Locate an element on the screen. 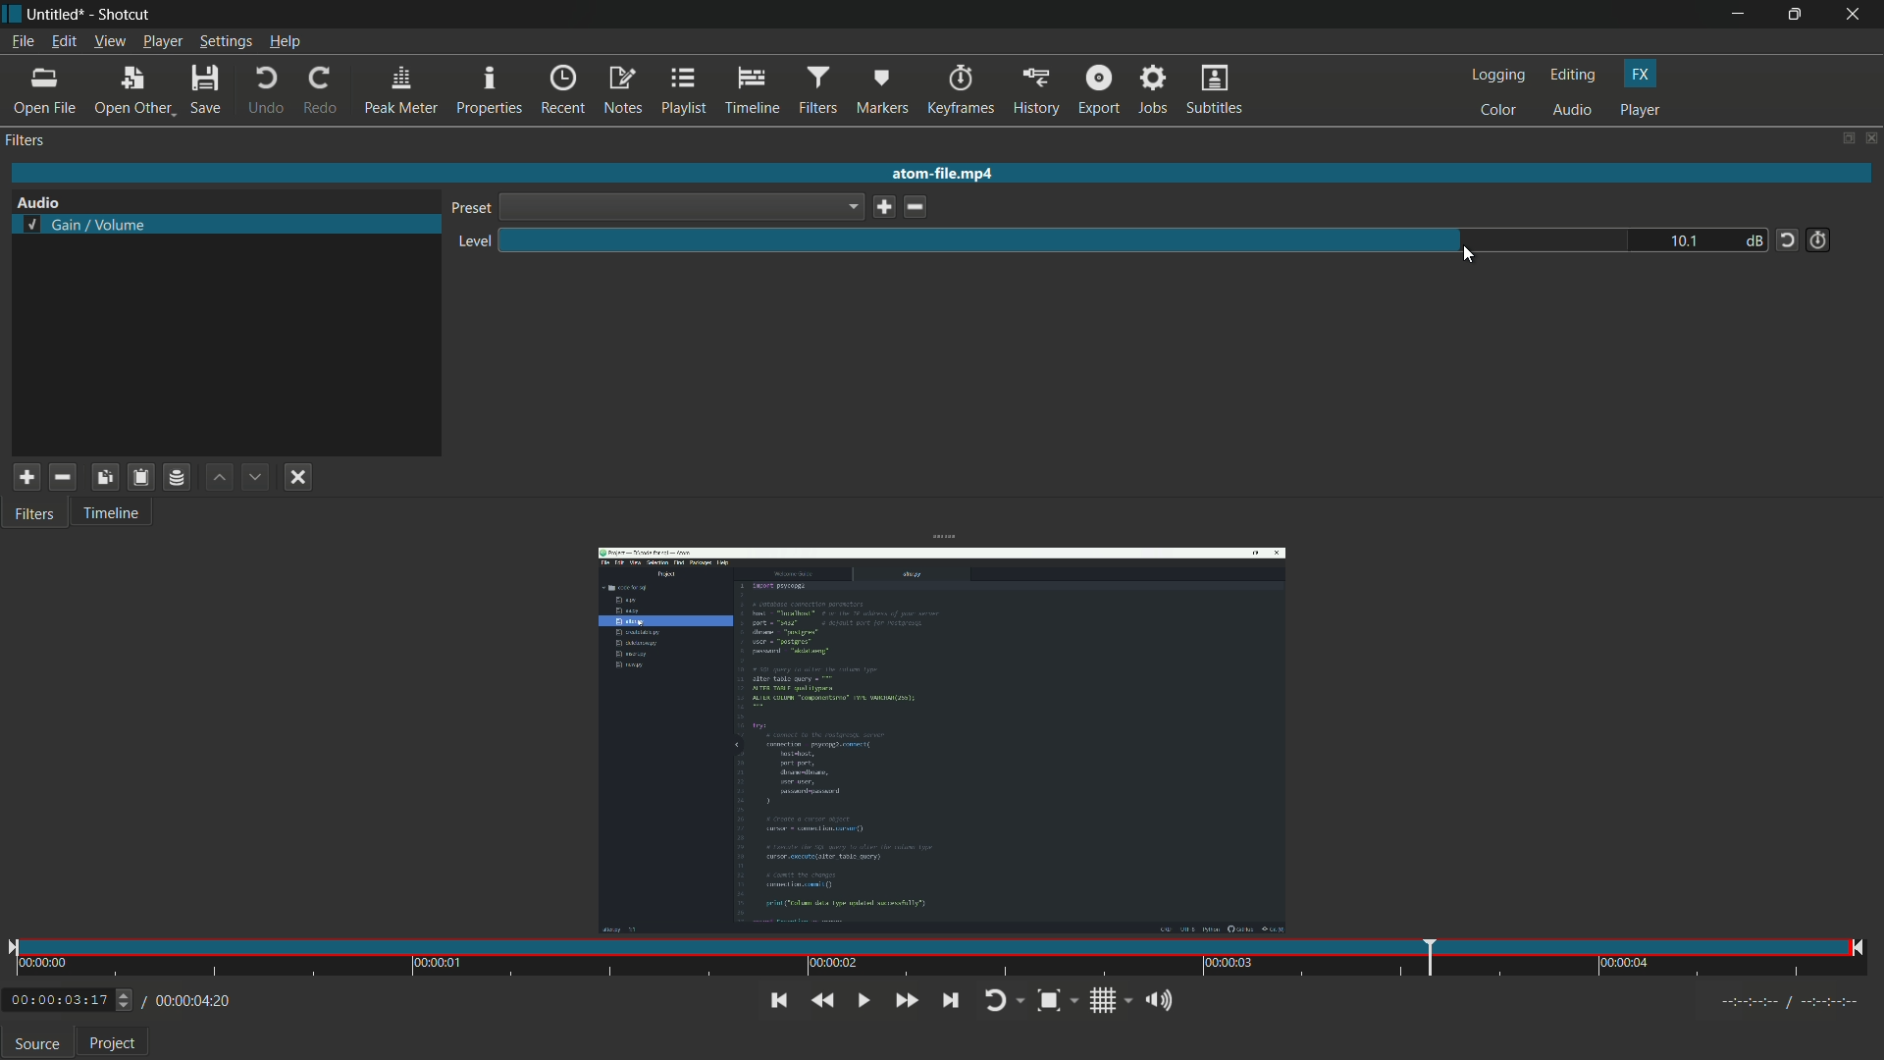 The height and width of the screenshot is (1060, 1884). help menu is located at coordinates (284, 41).